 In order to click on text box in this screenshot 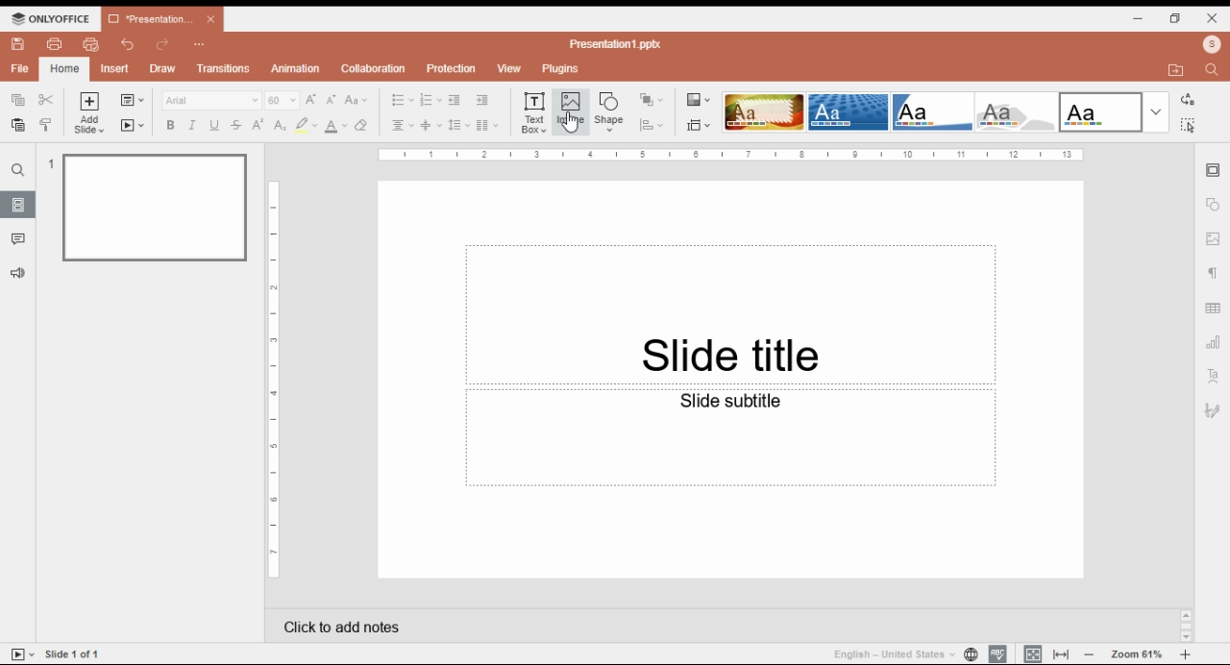, I will do `click(729, 312)`.